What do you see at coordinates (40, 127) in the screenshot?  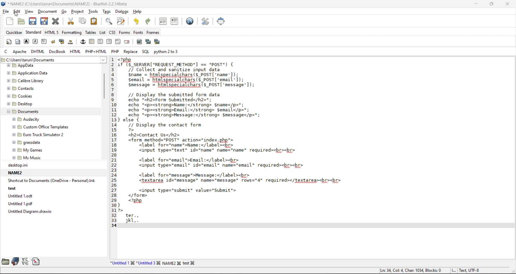 I see `@ [E Custom Office Templates` at bounding box center [40, 127].